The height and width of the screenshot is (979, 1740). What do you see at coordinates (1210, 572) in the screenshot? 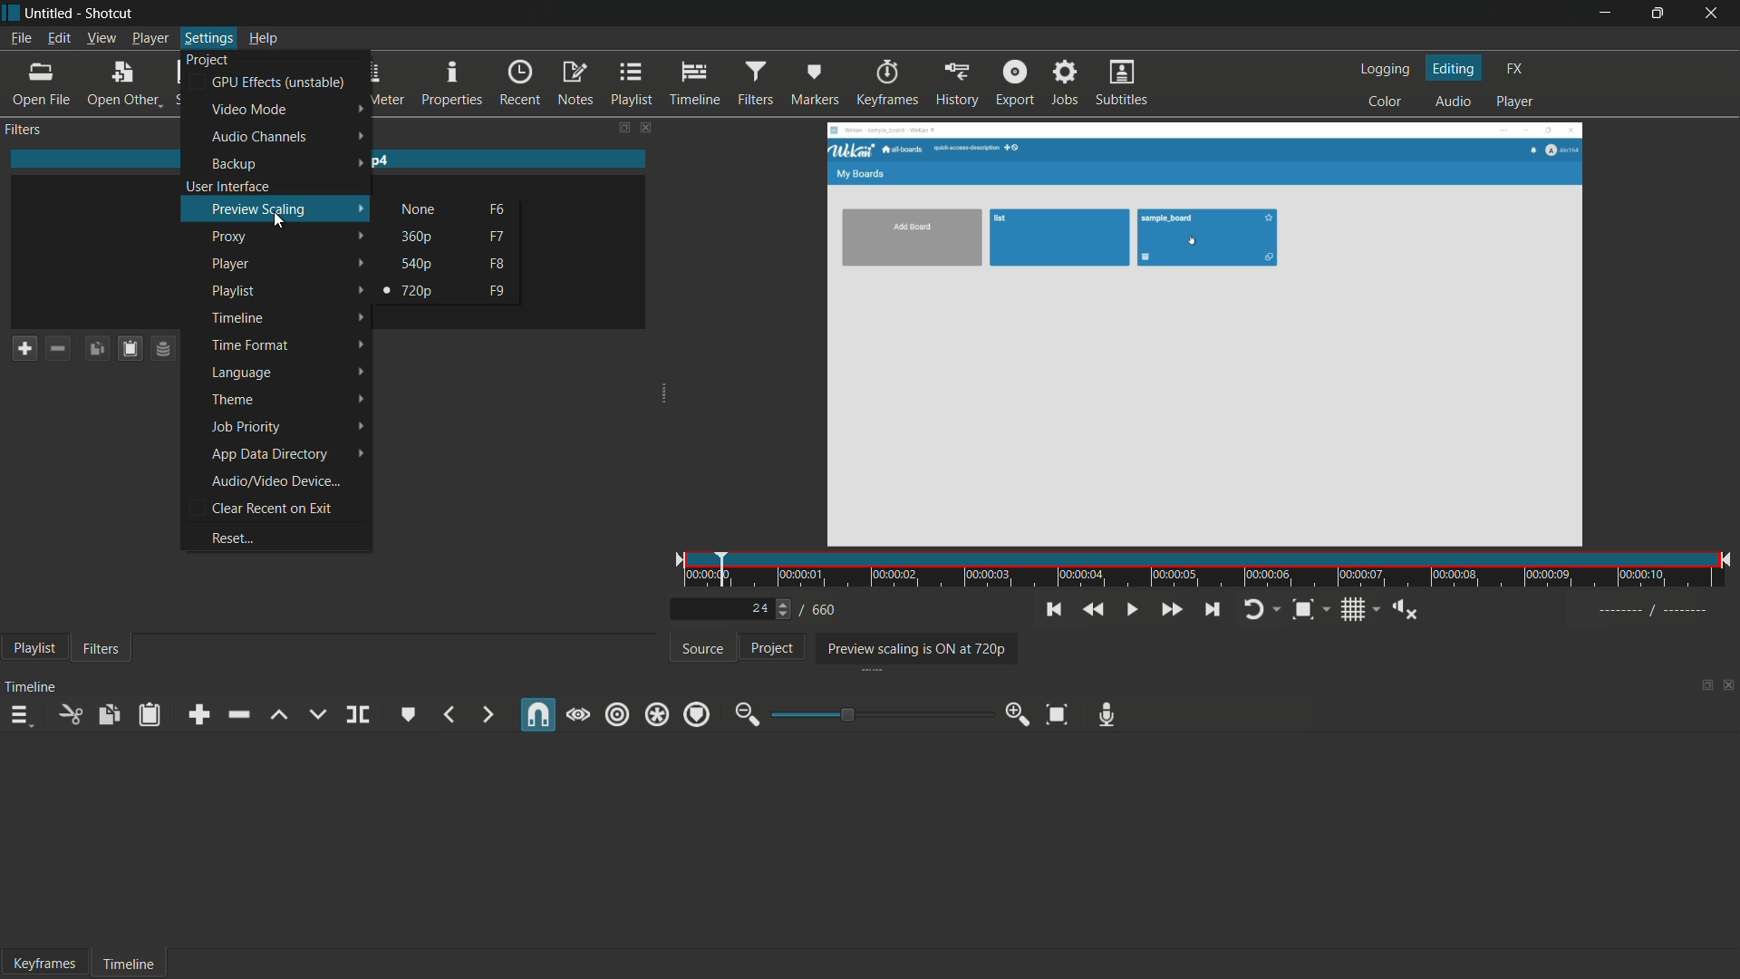
I see `time` at bounding box center [1210, 572].